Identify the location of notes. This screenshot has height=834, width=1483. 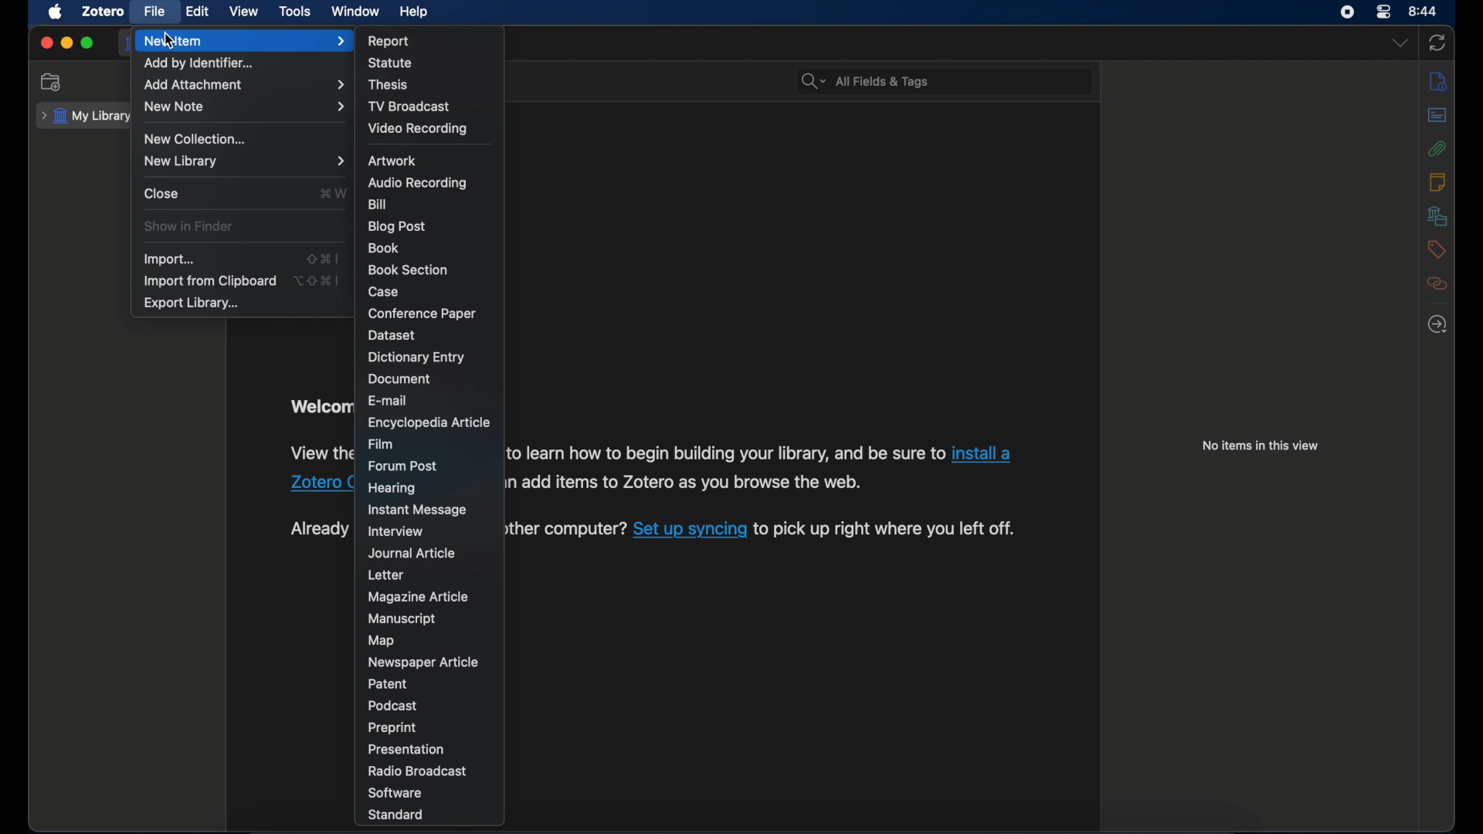
(1435, 181).